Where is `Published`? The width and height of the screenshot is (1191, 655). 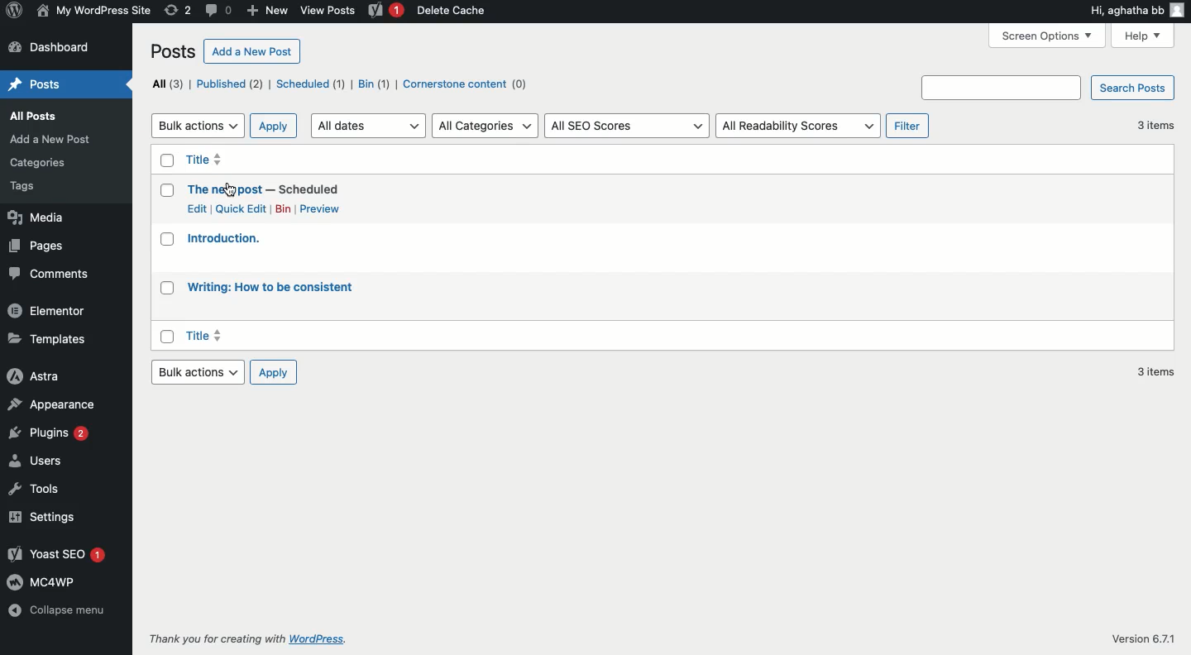
Published is located at coordinates (225, 84).